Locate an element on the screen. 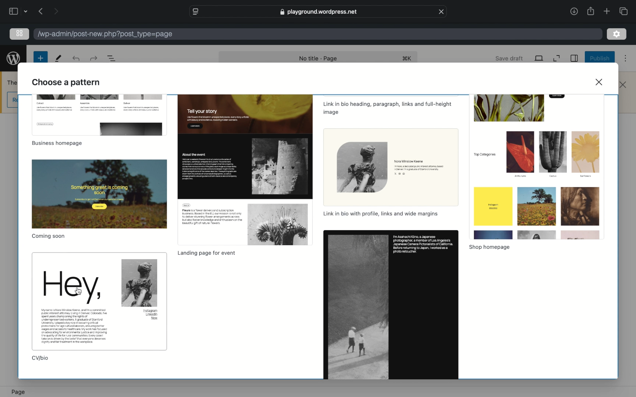  landing page for event is located at coordinates (206, 253).